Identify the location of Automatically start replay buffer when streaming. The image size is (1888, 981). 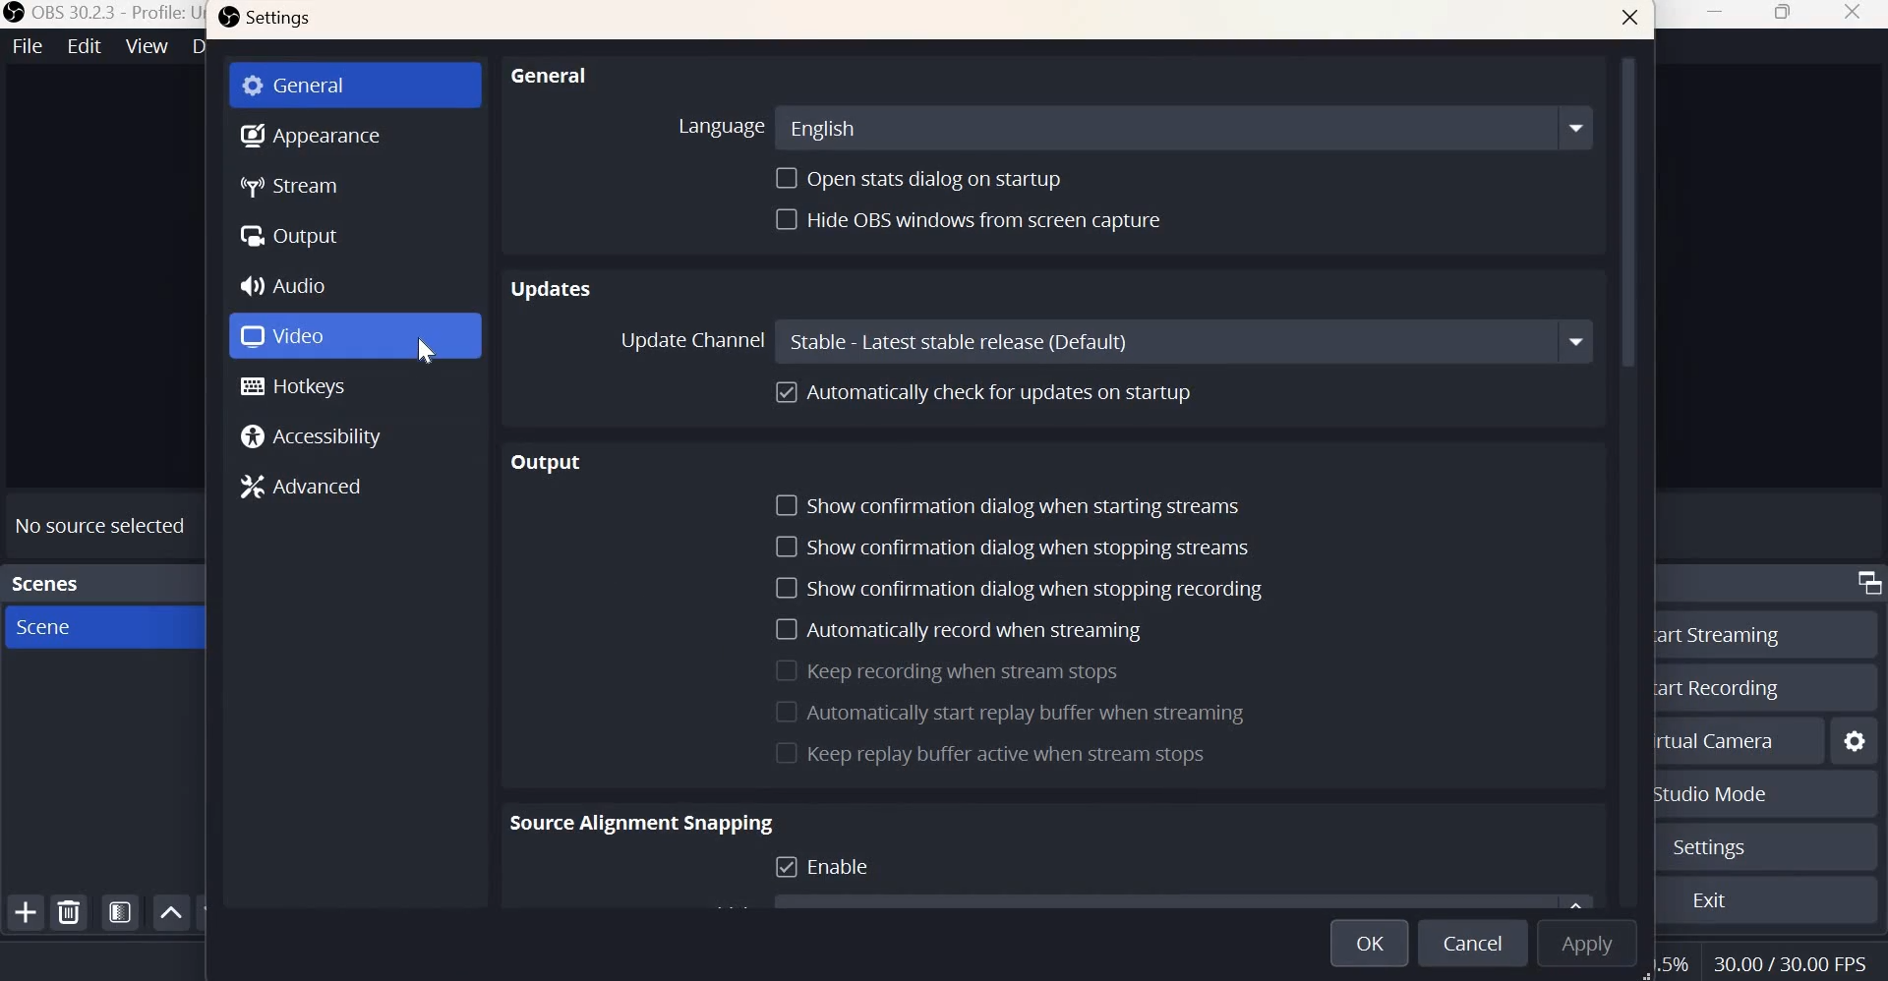
(1008, 712).